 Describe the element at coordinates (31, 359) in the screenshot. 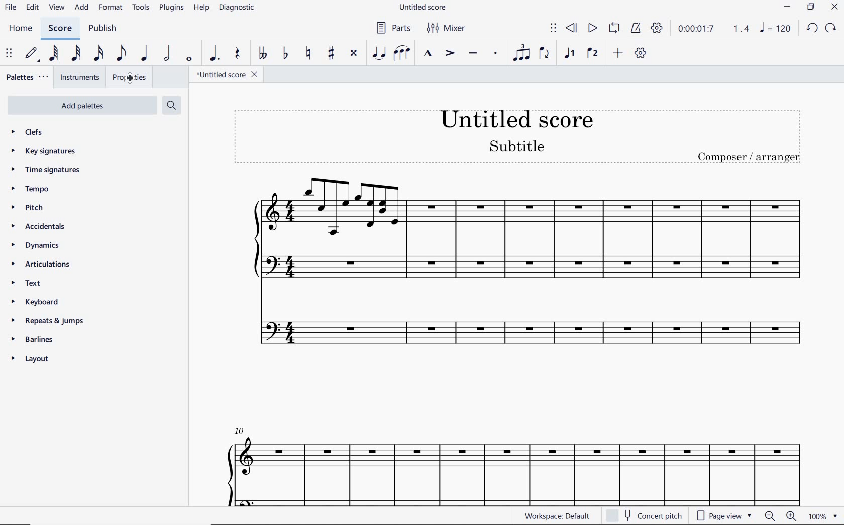

I see `layout` at that location.